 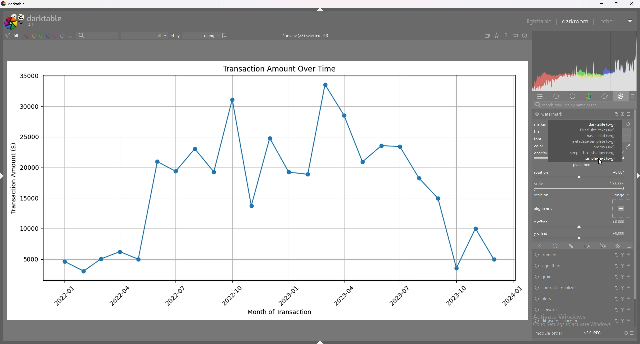 What do you see at coordinates (625, 333) in the screenshot?
I see `reset` at bounding box center [625, 333].